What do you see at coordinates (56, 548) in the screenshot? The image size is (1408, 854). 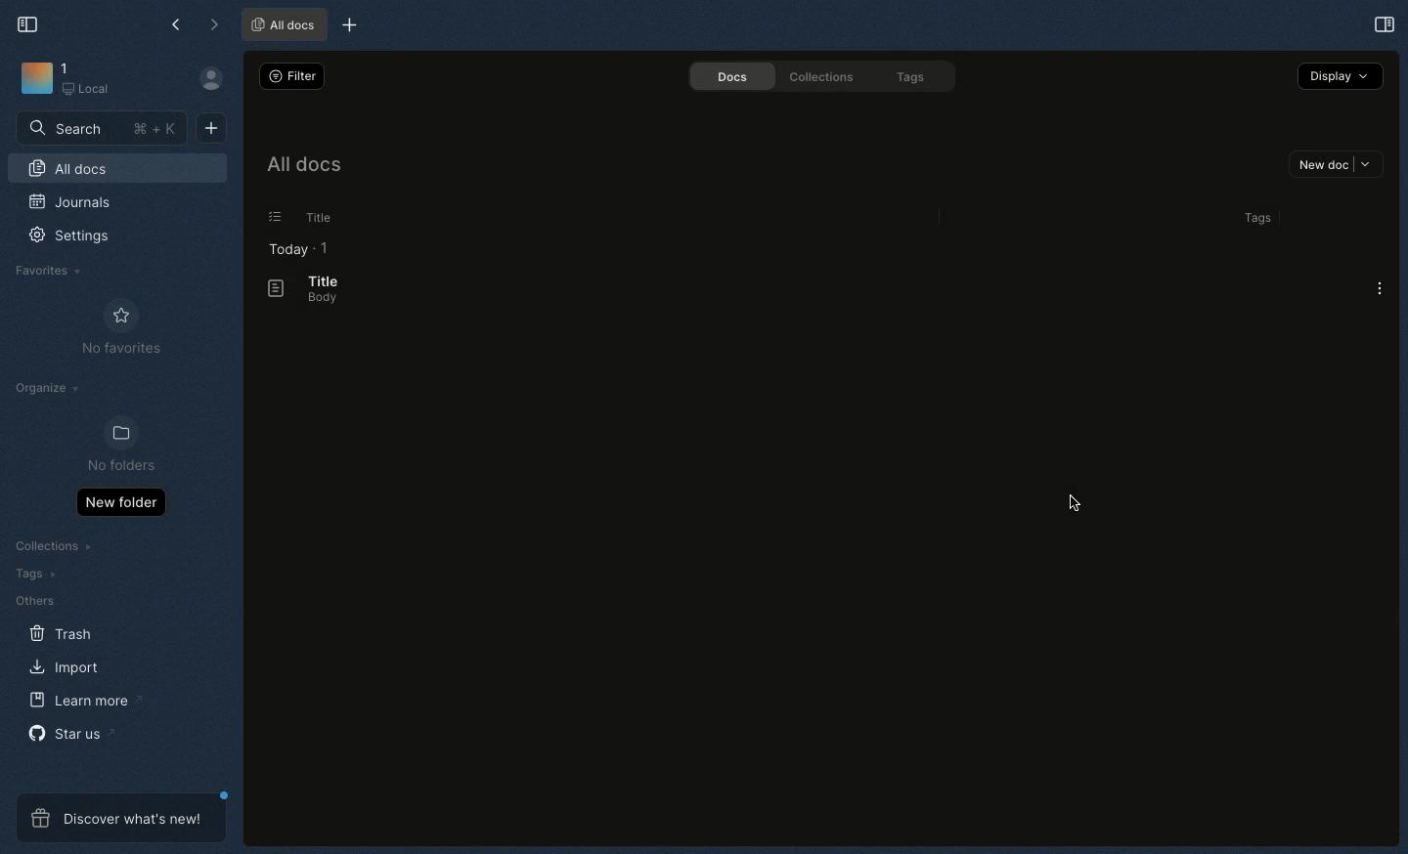 I see `Collections` at bounding box center [56, 548].